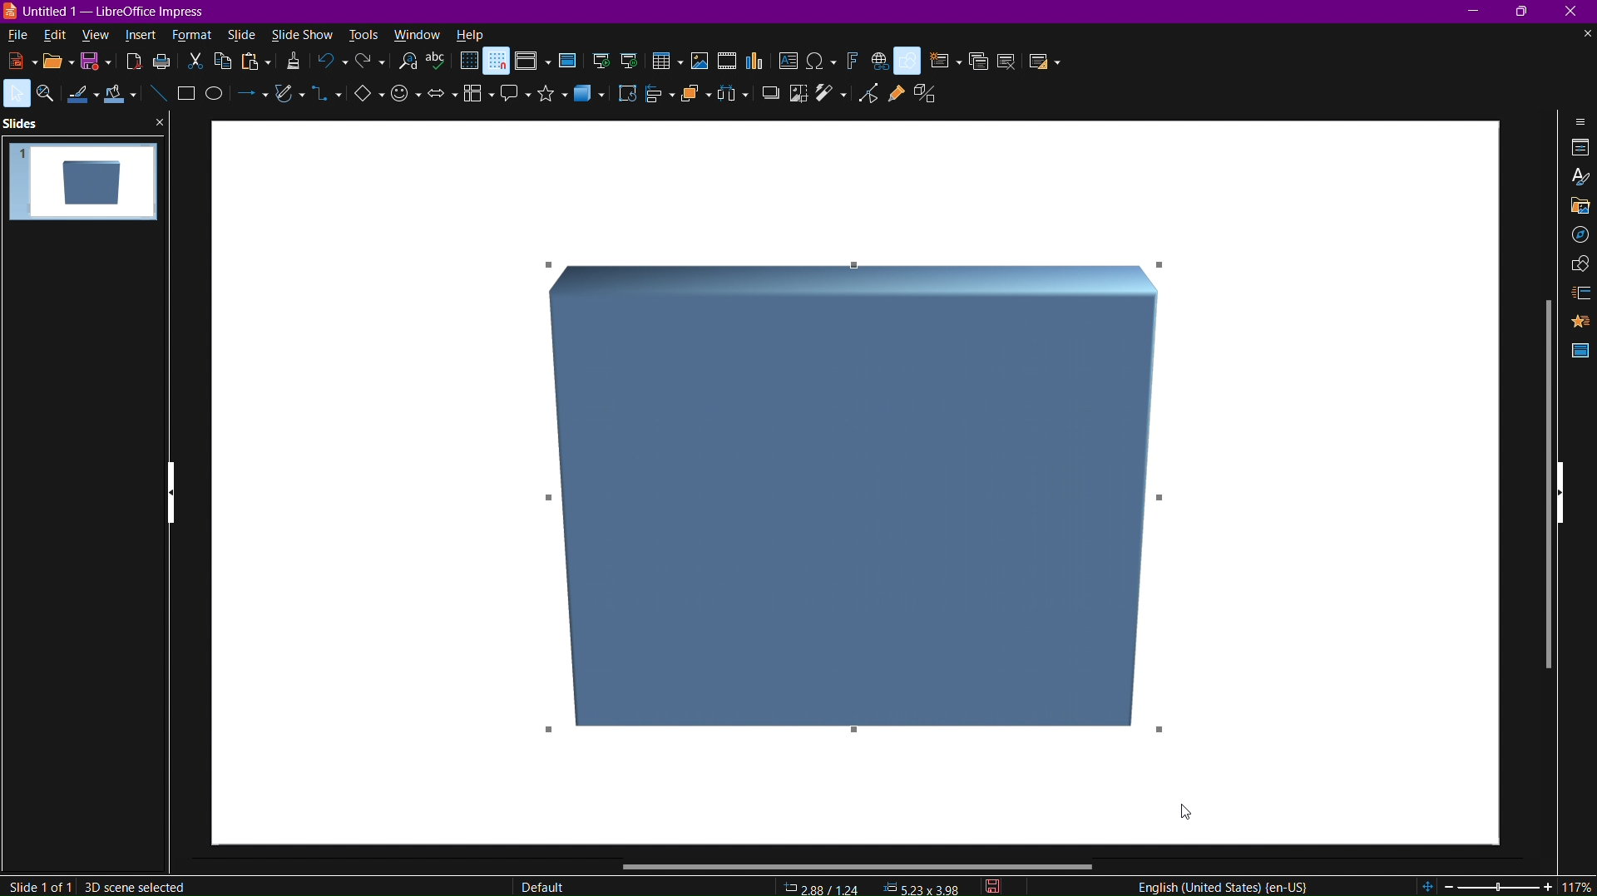  I want to click on close pane, so click(159, 123).